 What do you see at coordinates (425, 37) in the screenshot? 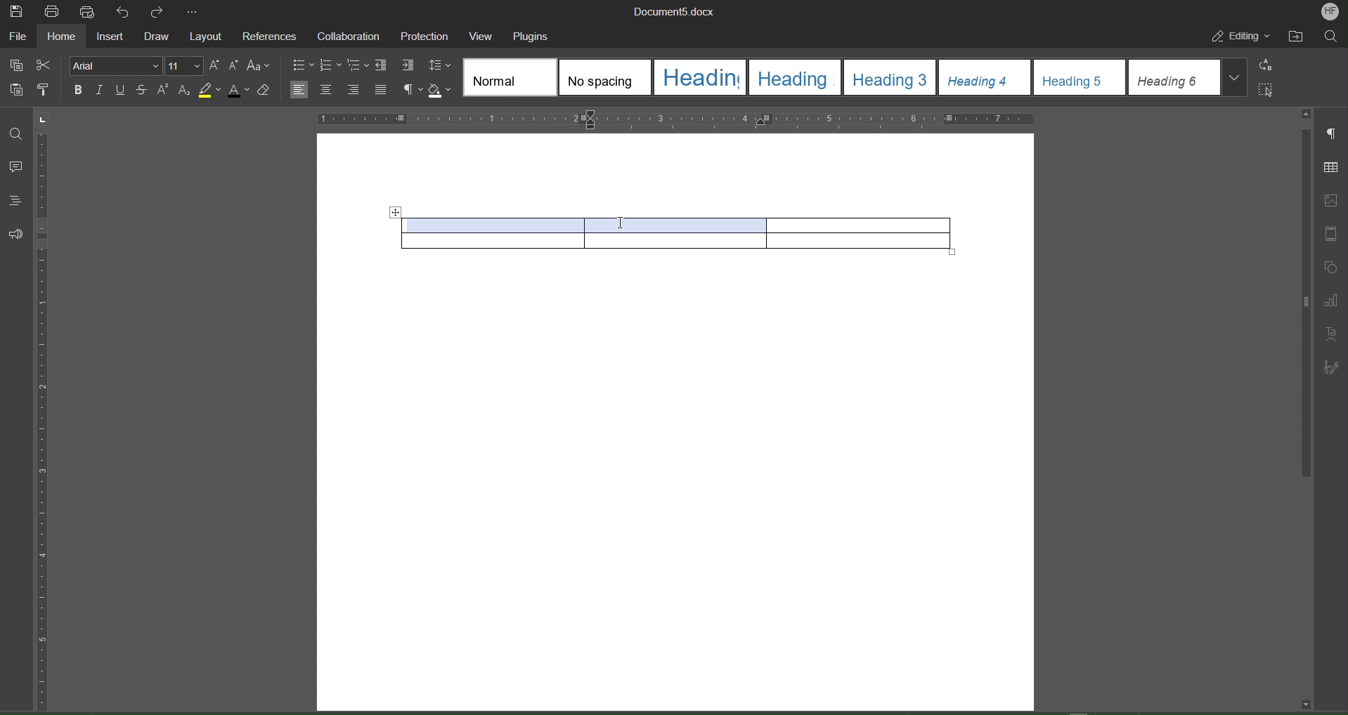
I see `Protection` at bounding box center [425, 37].